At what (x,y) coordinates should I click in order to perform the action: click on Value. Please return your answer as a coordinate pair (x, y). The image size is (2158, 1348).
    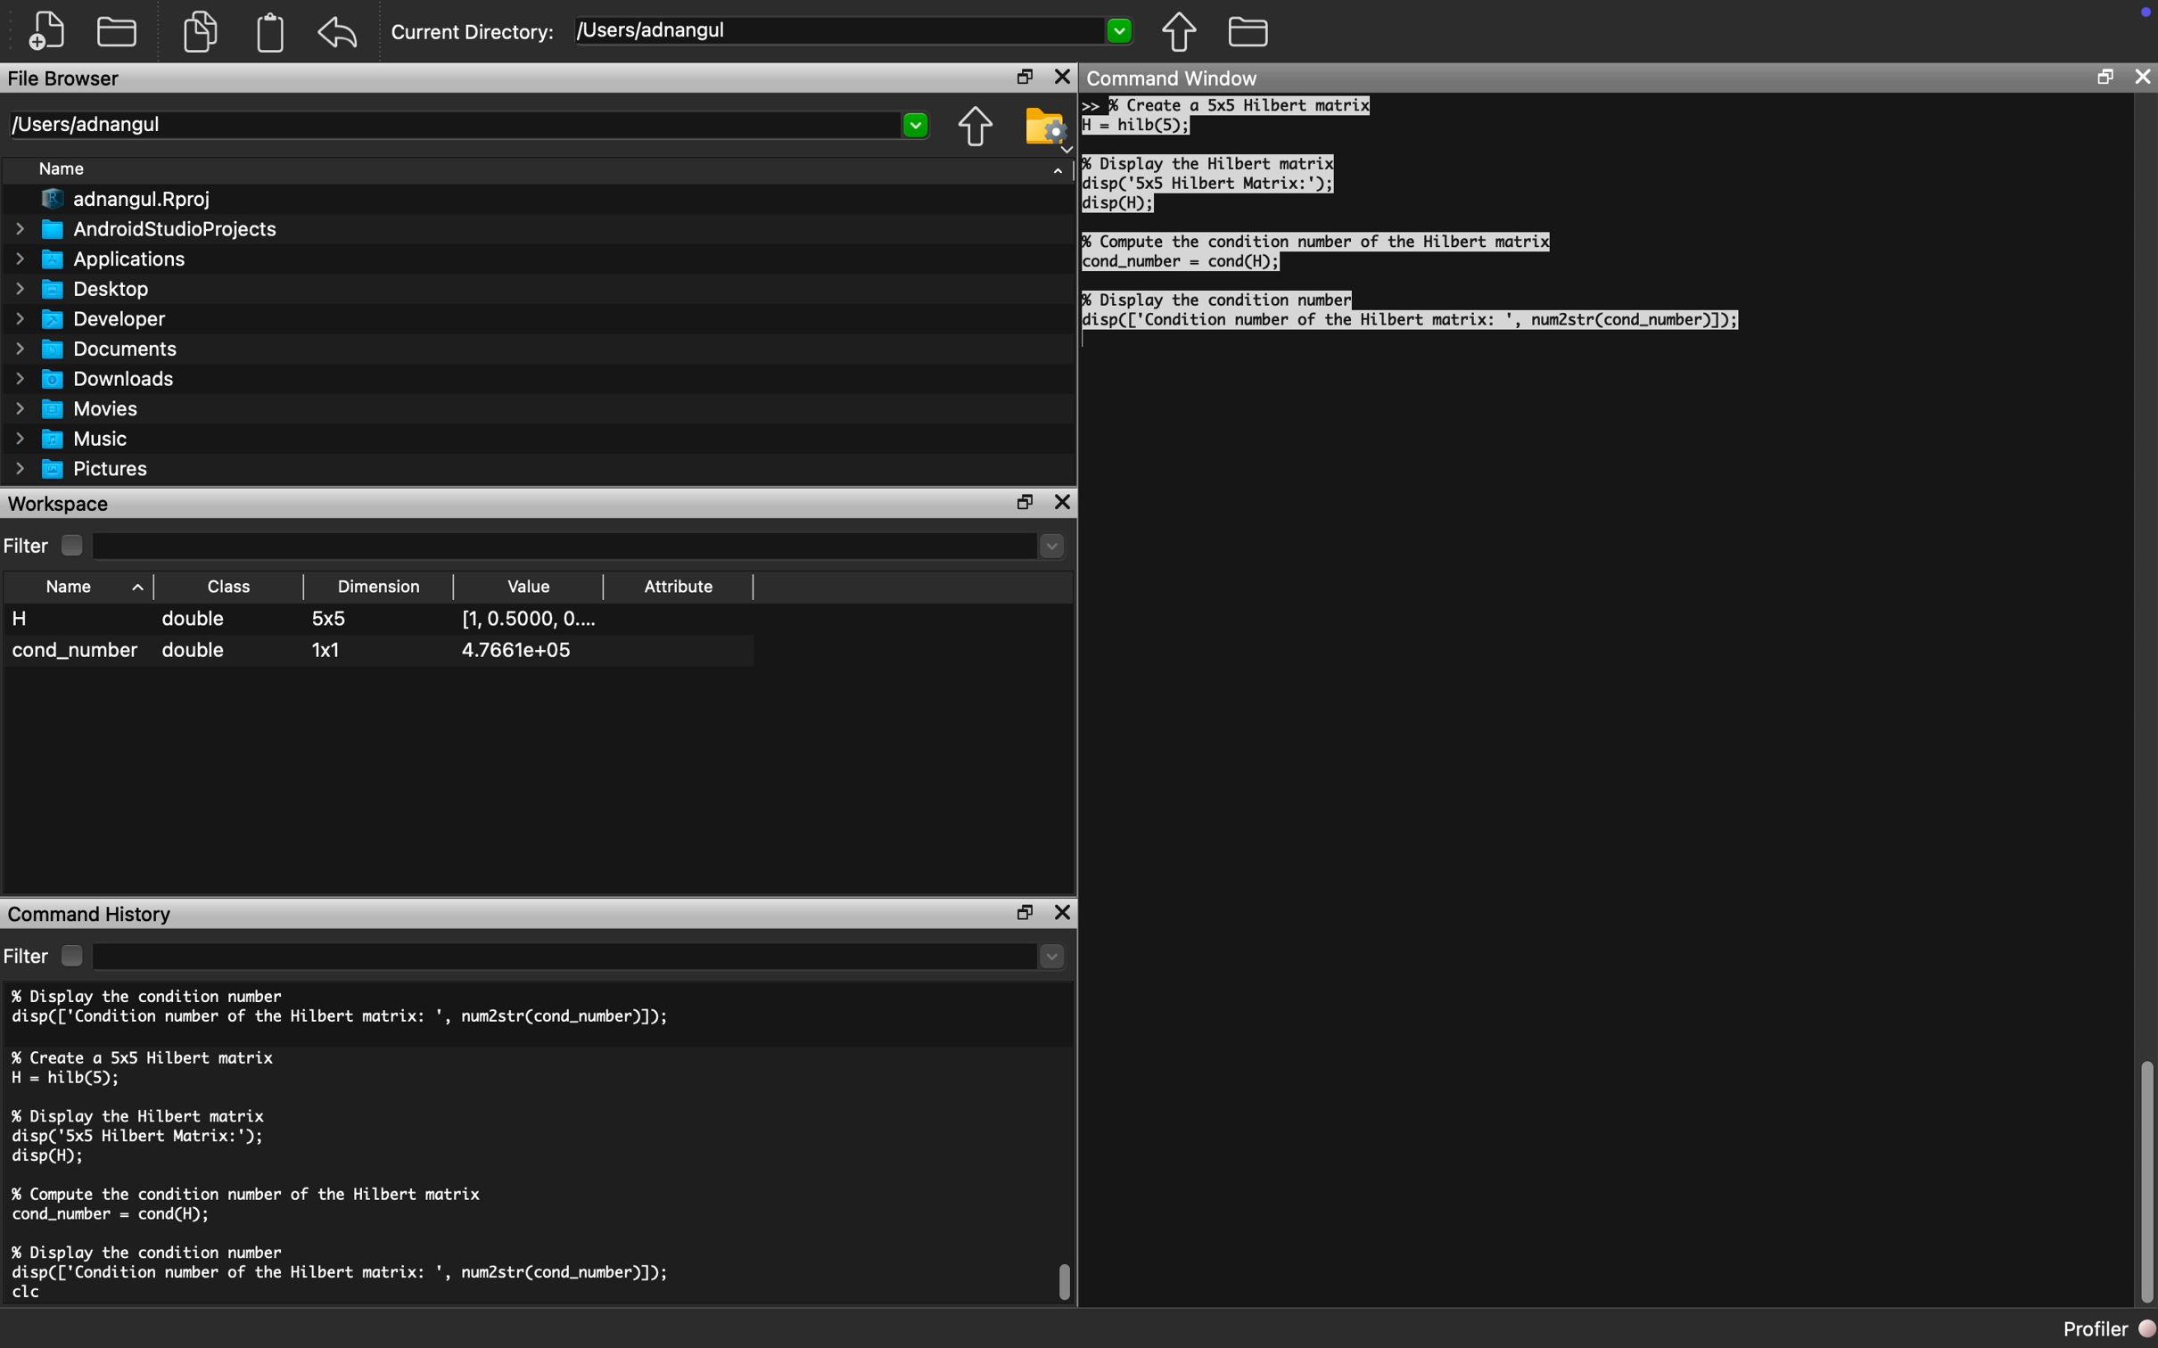
    Looking at the image, I should click on (527, 586).